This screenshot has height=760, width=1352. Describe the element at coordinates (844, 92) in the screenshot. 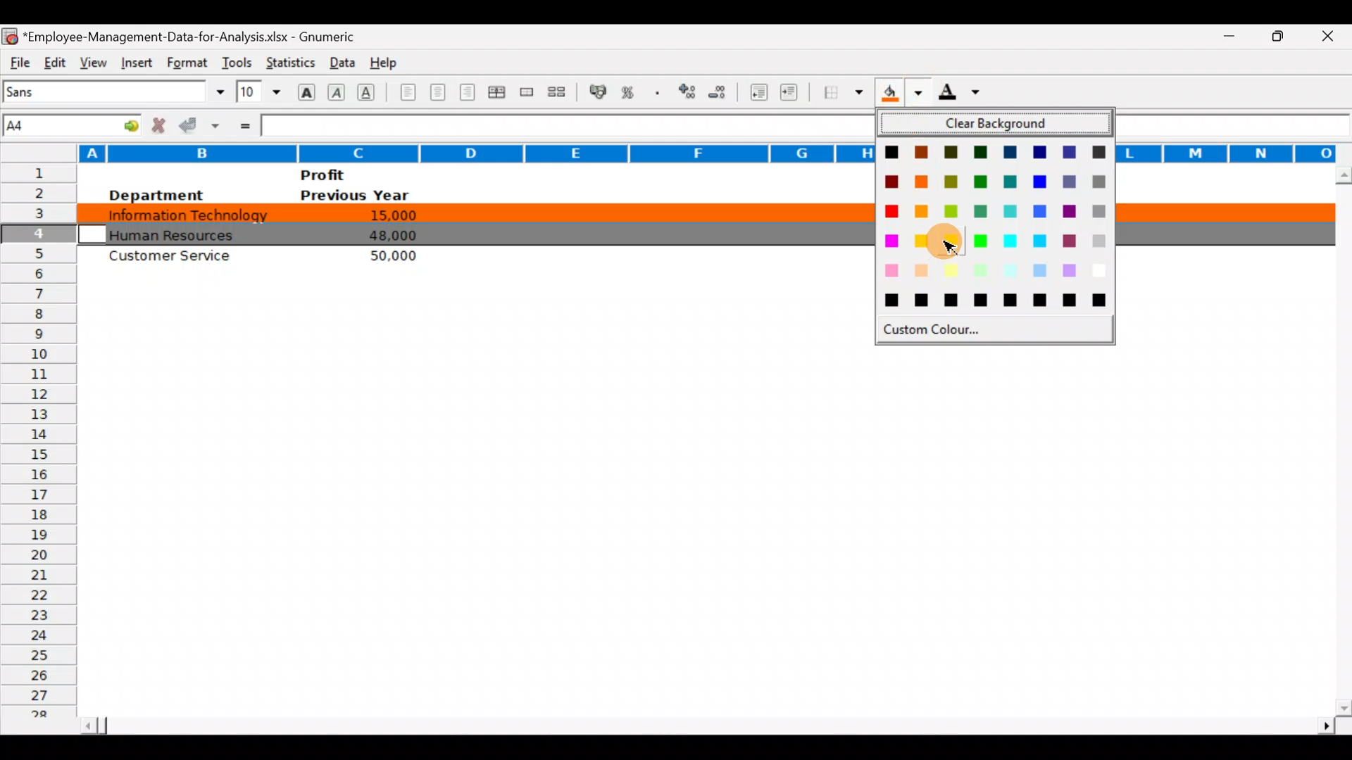

I see `Borders` at that location.